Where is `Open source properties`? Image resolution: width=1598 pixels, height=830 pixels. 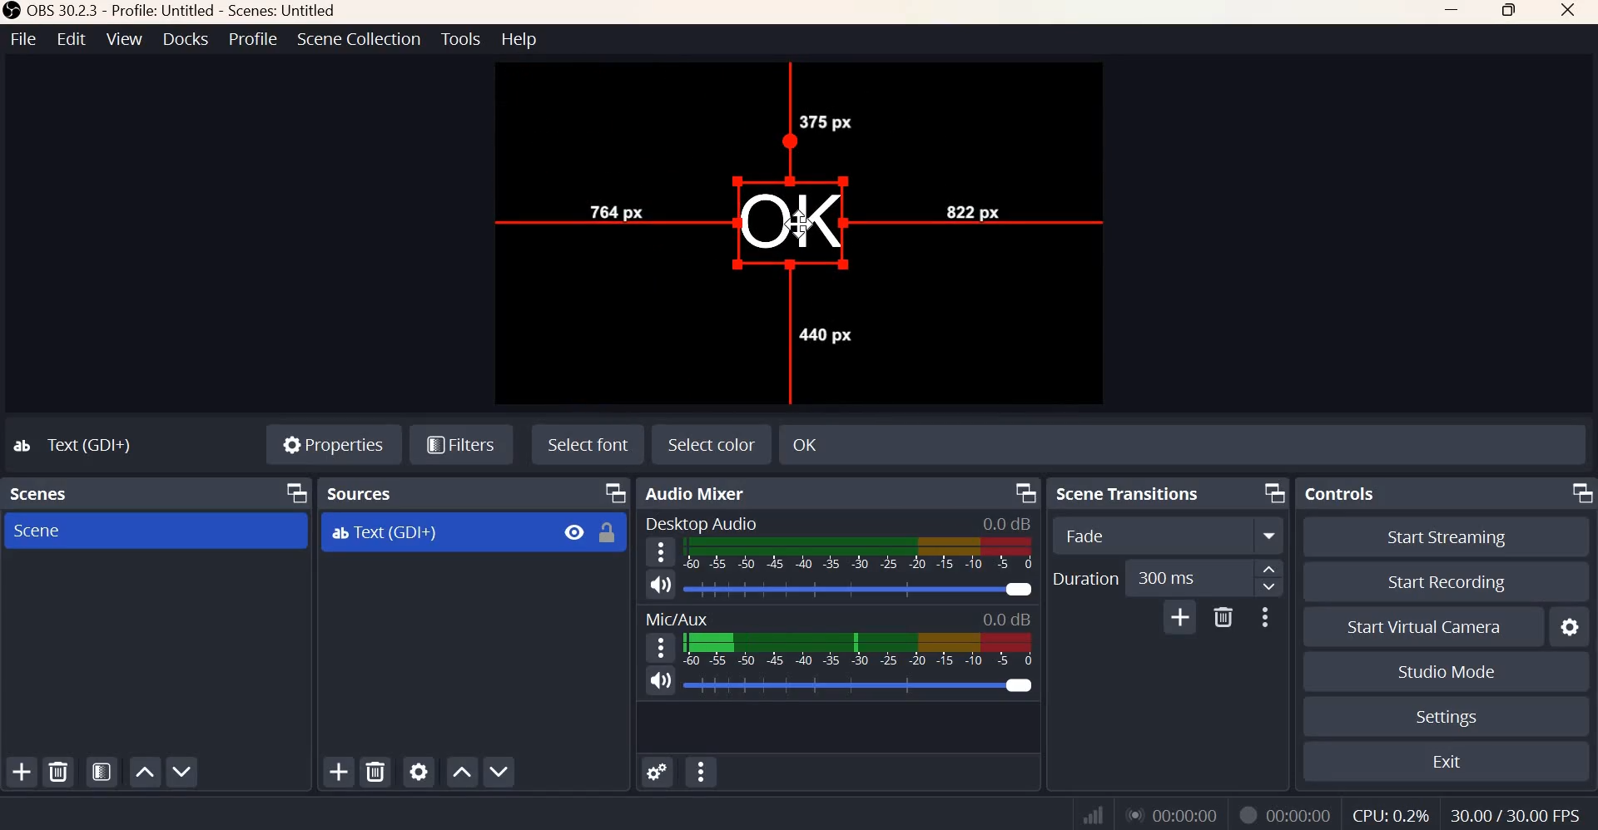 Open source properties is located at coordinates (418, 771).